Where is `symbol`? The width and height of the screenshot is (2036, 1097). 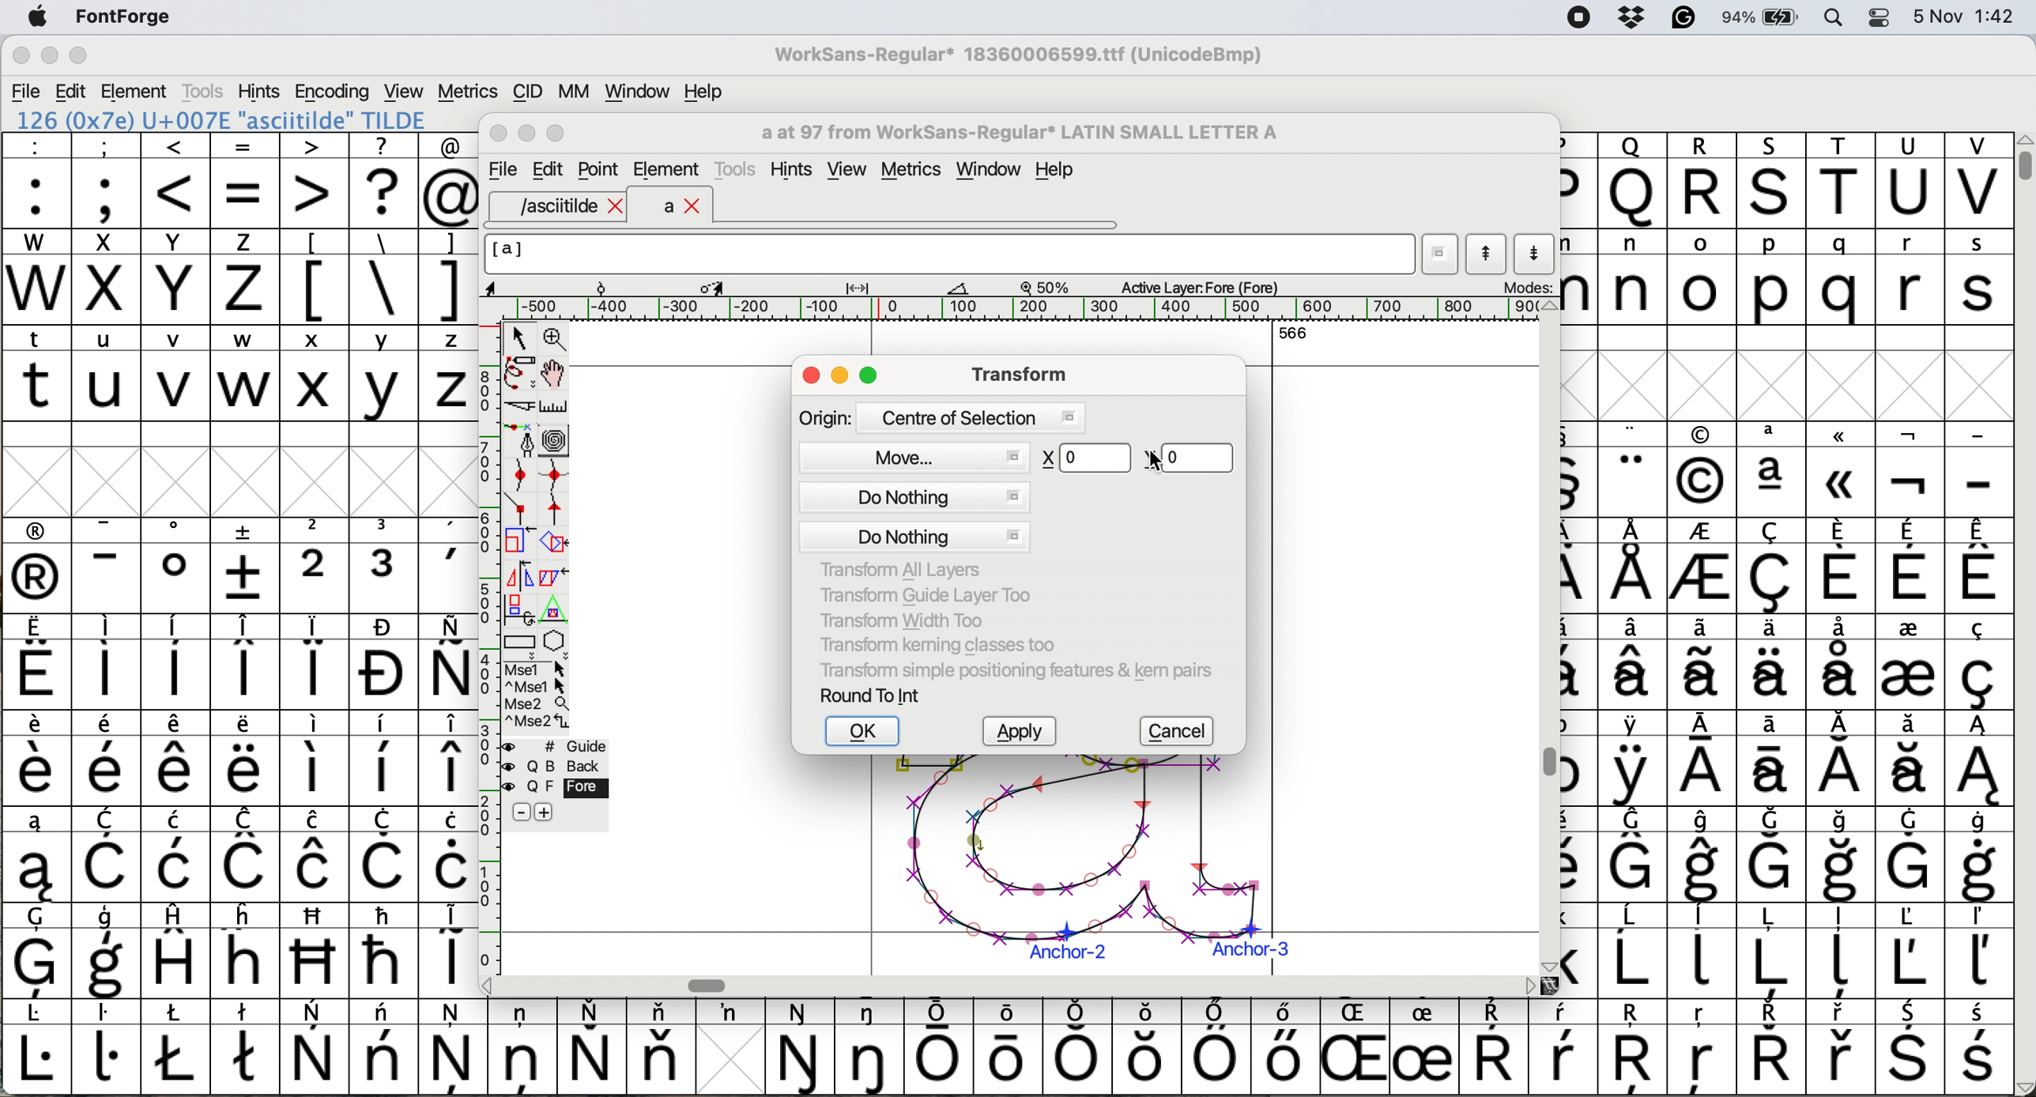 symbol is located at coordinates (38, 663).